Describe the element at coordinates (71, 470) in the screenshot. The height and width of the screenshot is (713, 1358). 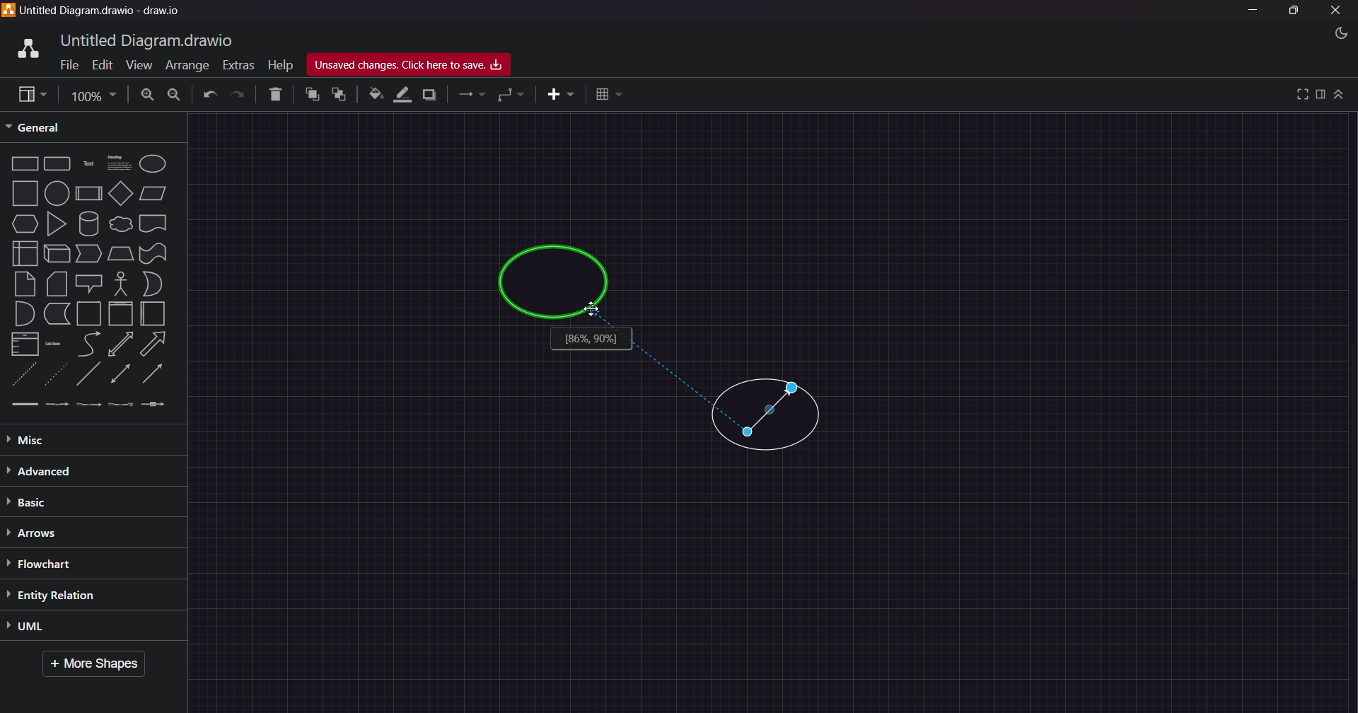
I see `Advanced` at that location.